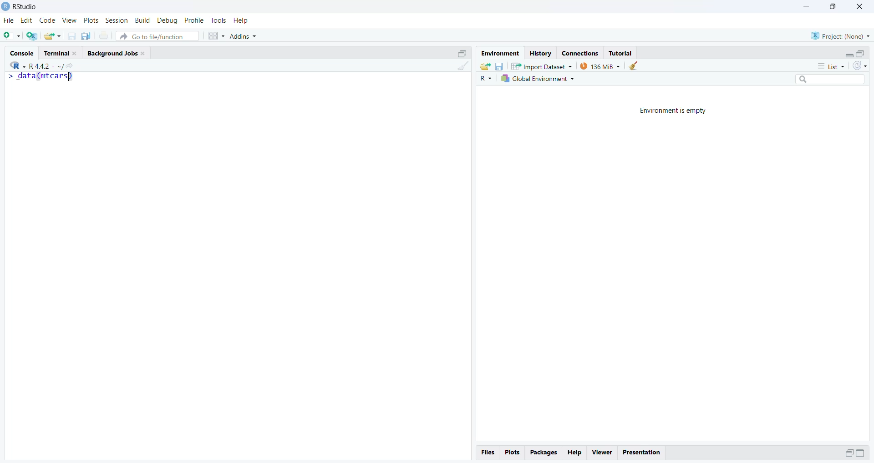  I want to click on Debug, so click(167, 20).